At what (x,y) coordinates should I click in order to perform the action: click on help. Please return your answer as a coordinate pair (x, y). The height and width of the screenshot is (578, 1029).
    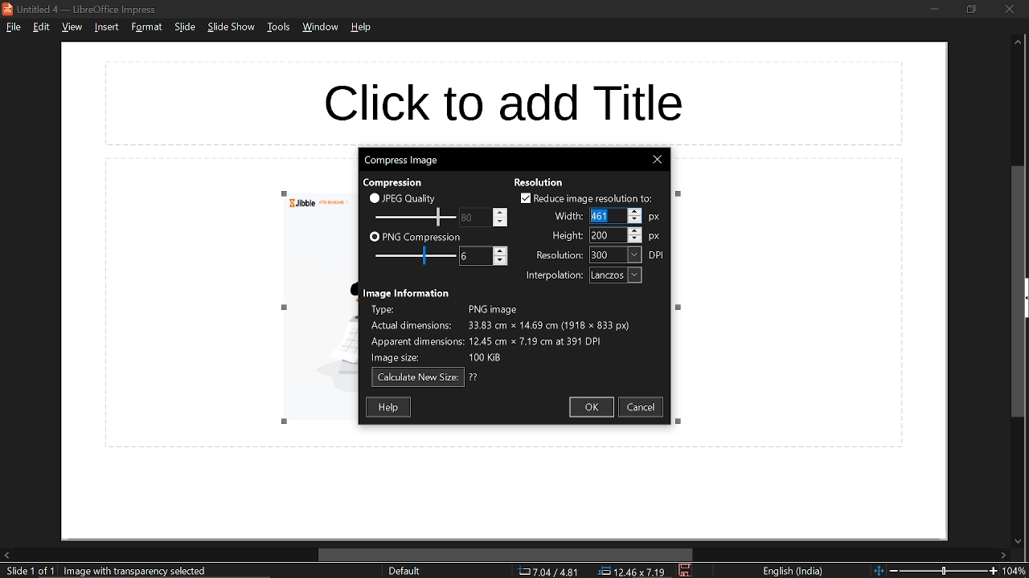
    Looking at the image, I should click on (389, 407).